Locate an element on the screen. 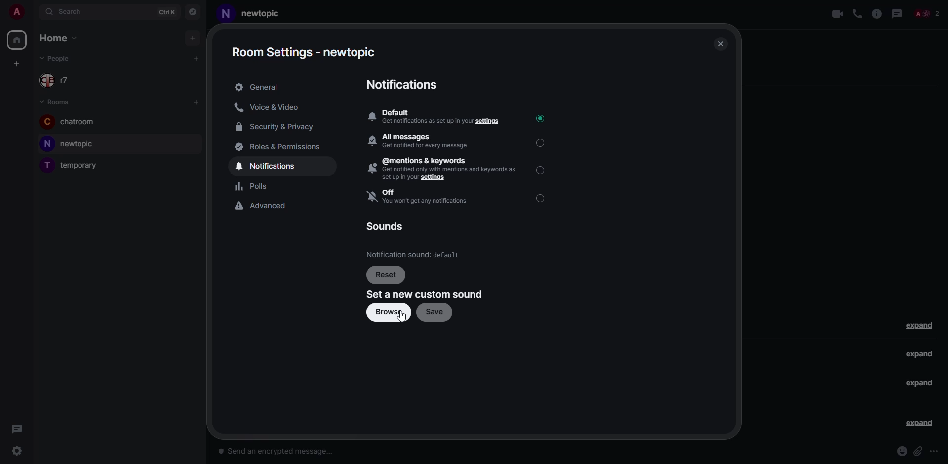  home is located at coordinates (58, 38).